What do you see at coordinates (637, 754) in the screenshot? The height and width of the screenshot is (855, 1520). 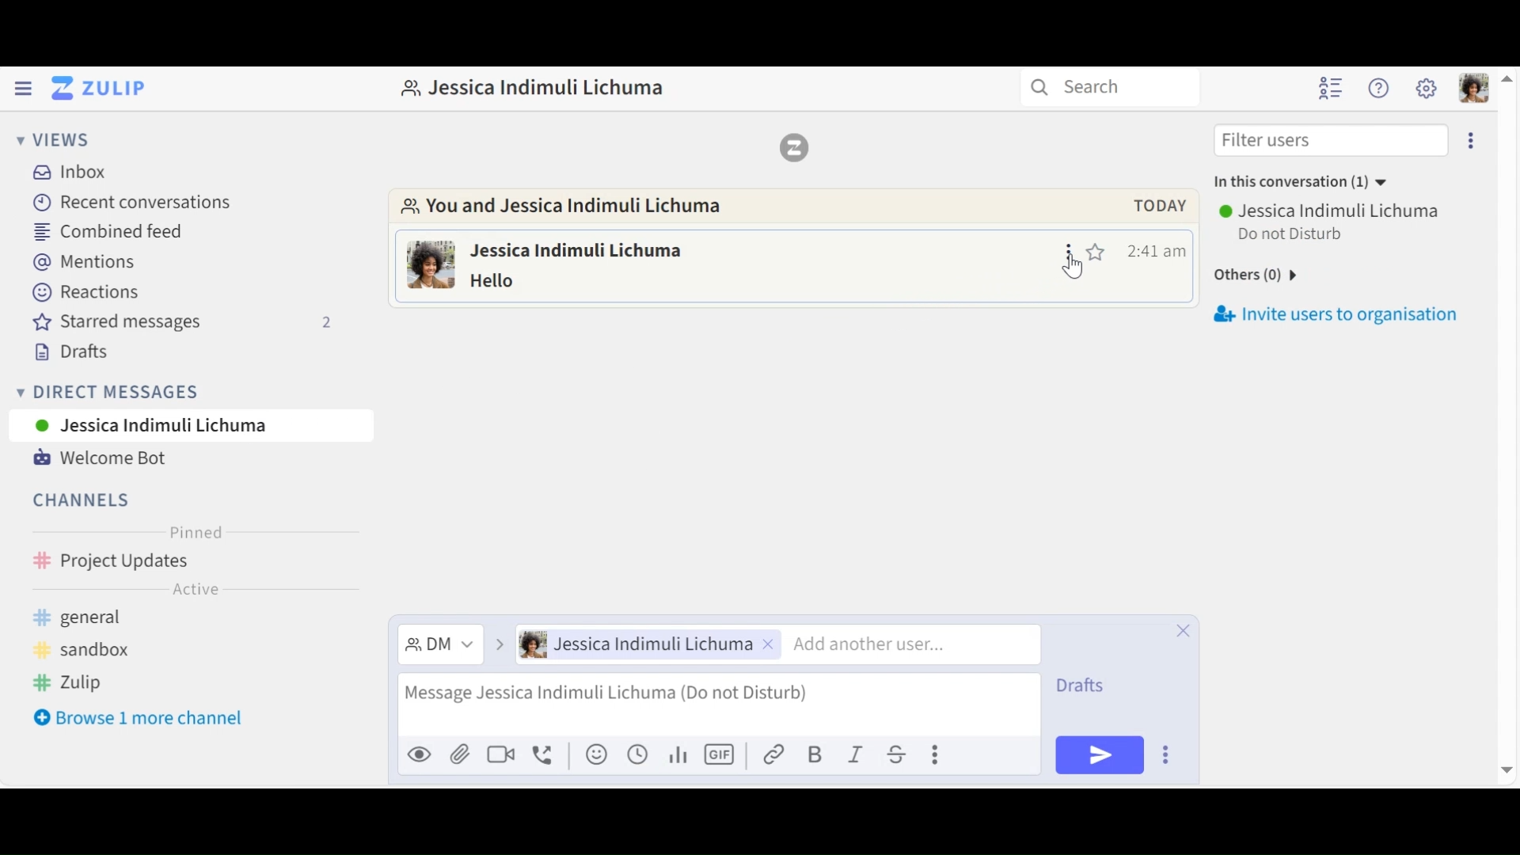 I see `Add global time` at bounding box center [637, 754].